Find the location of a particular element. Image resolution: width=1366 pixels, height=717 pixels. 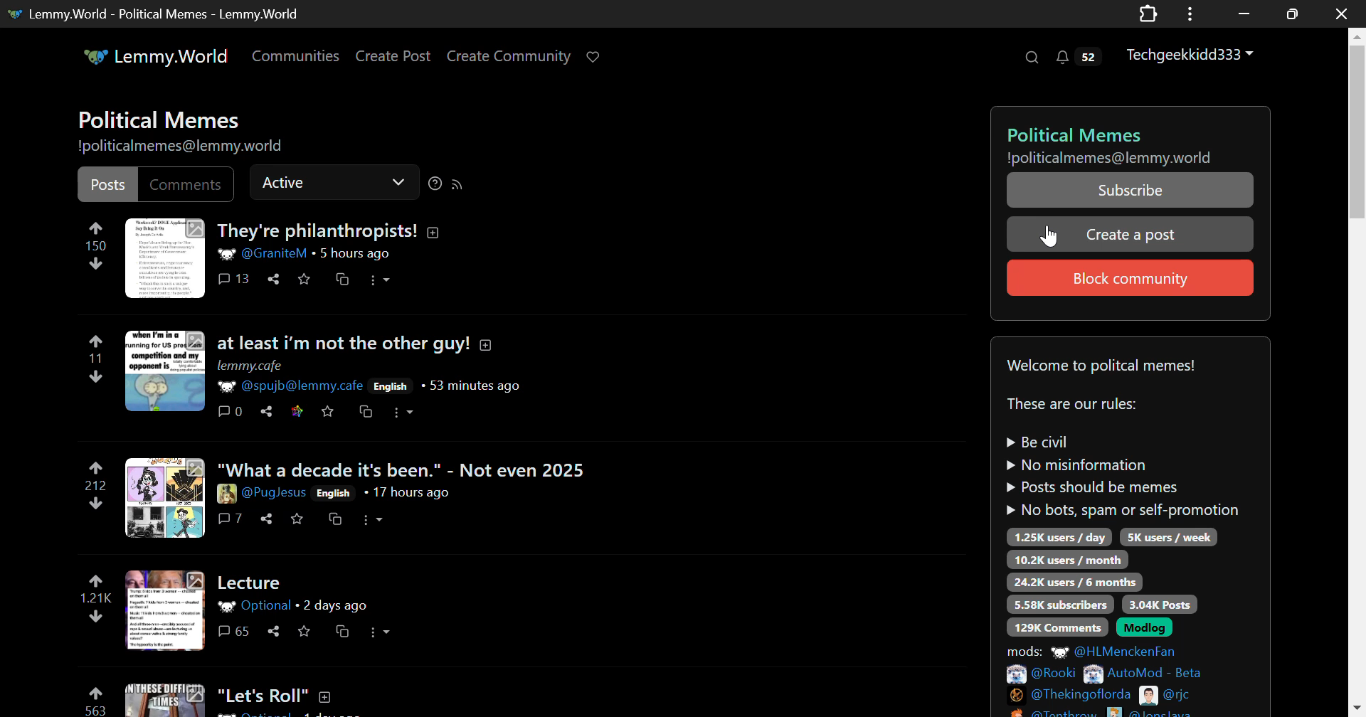

More Options is located at coordinates (378, 633).